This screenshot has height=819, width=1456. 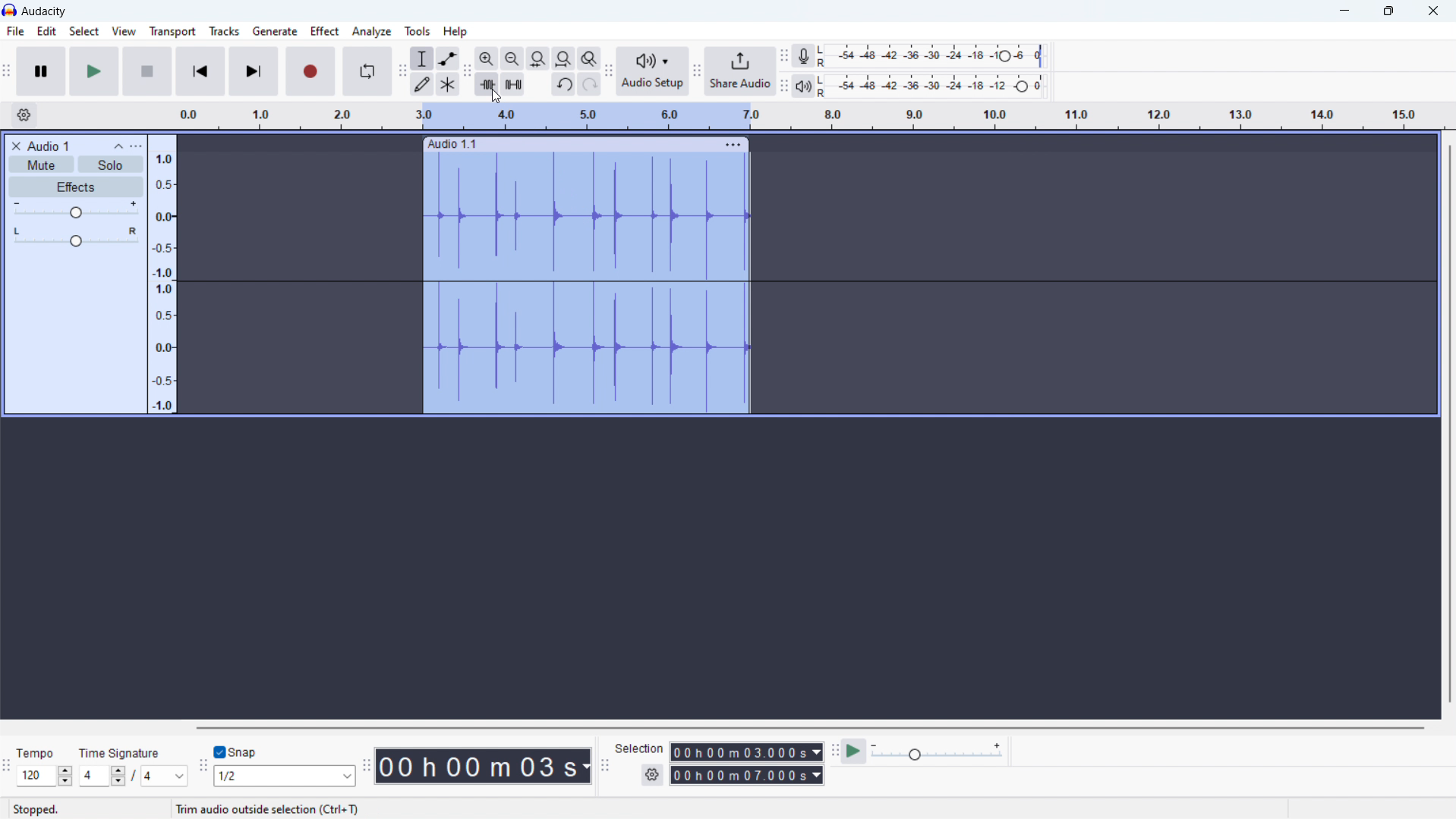 What do you see at coordinates (609, 71) in the screenshot?
I see `audio setup toolbar` at bounding box center [609, 71].